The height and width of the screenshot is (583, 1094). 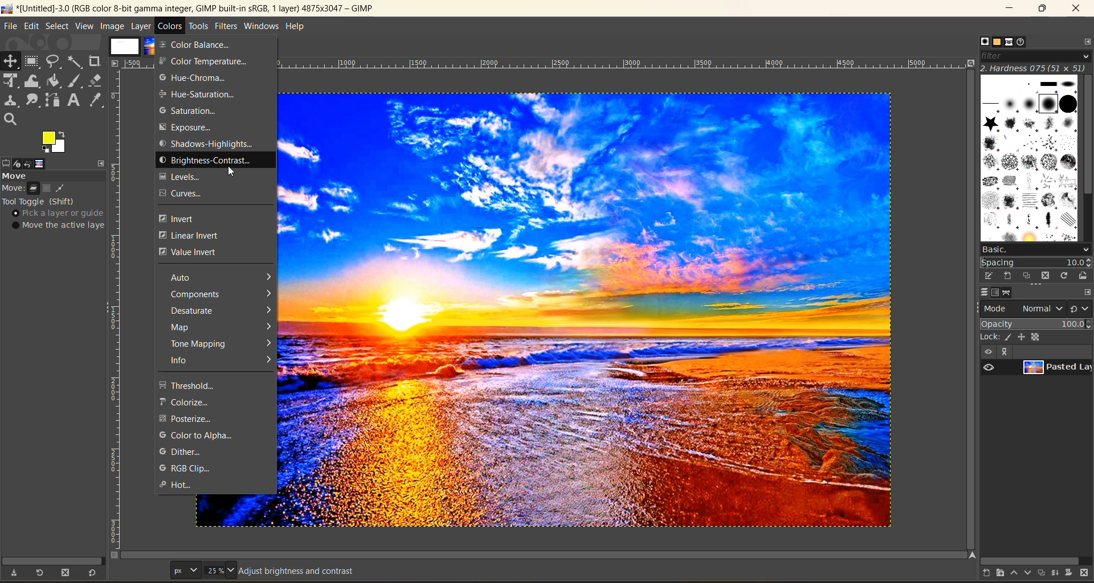 What do you see at coordinates (85, 27) in the screenshot?
I see `view` at bounding box center [85, 27].